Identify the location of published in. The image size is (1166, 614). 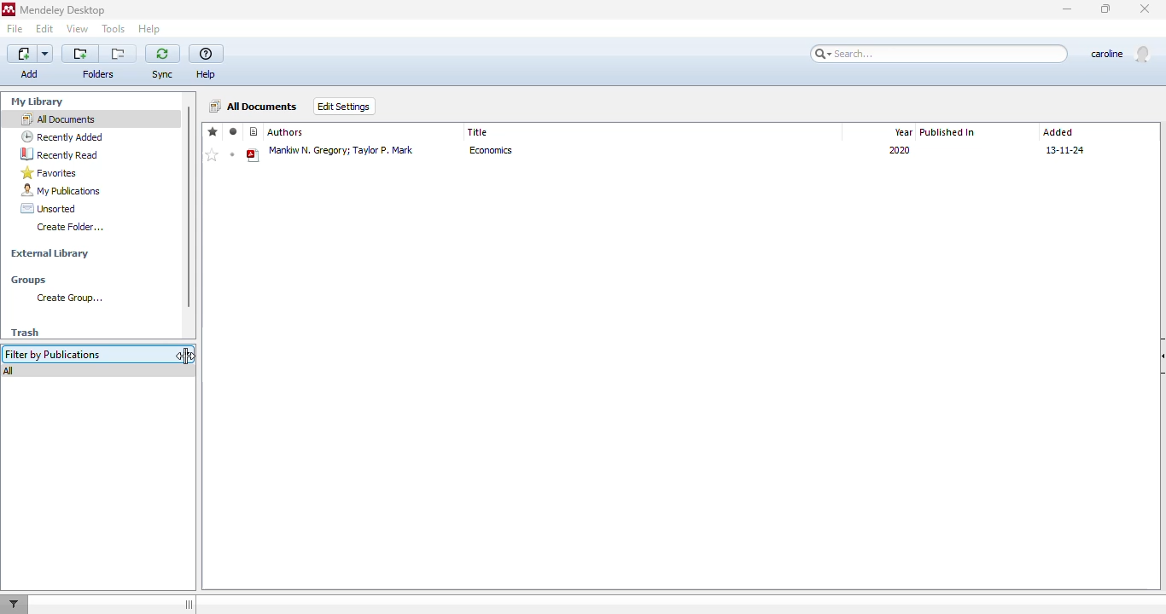
(948, 132).